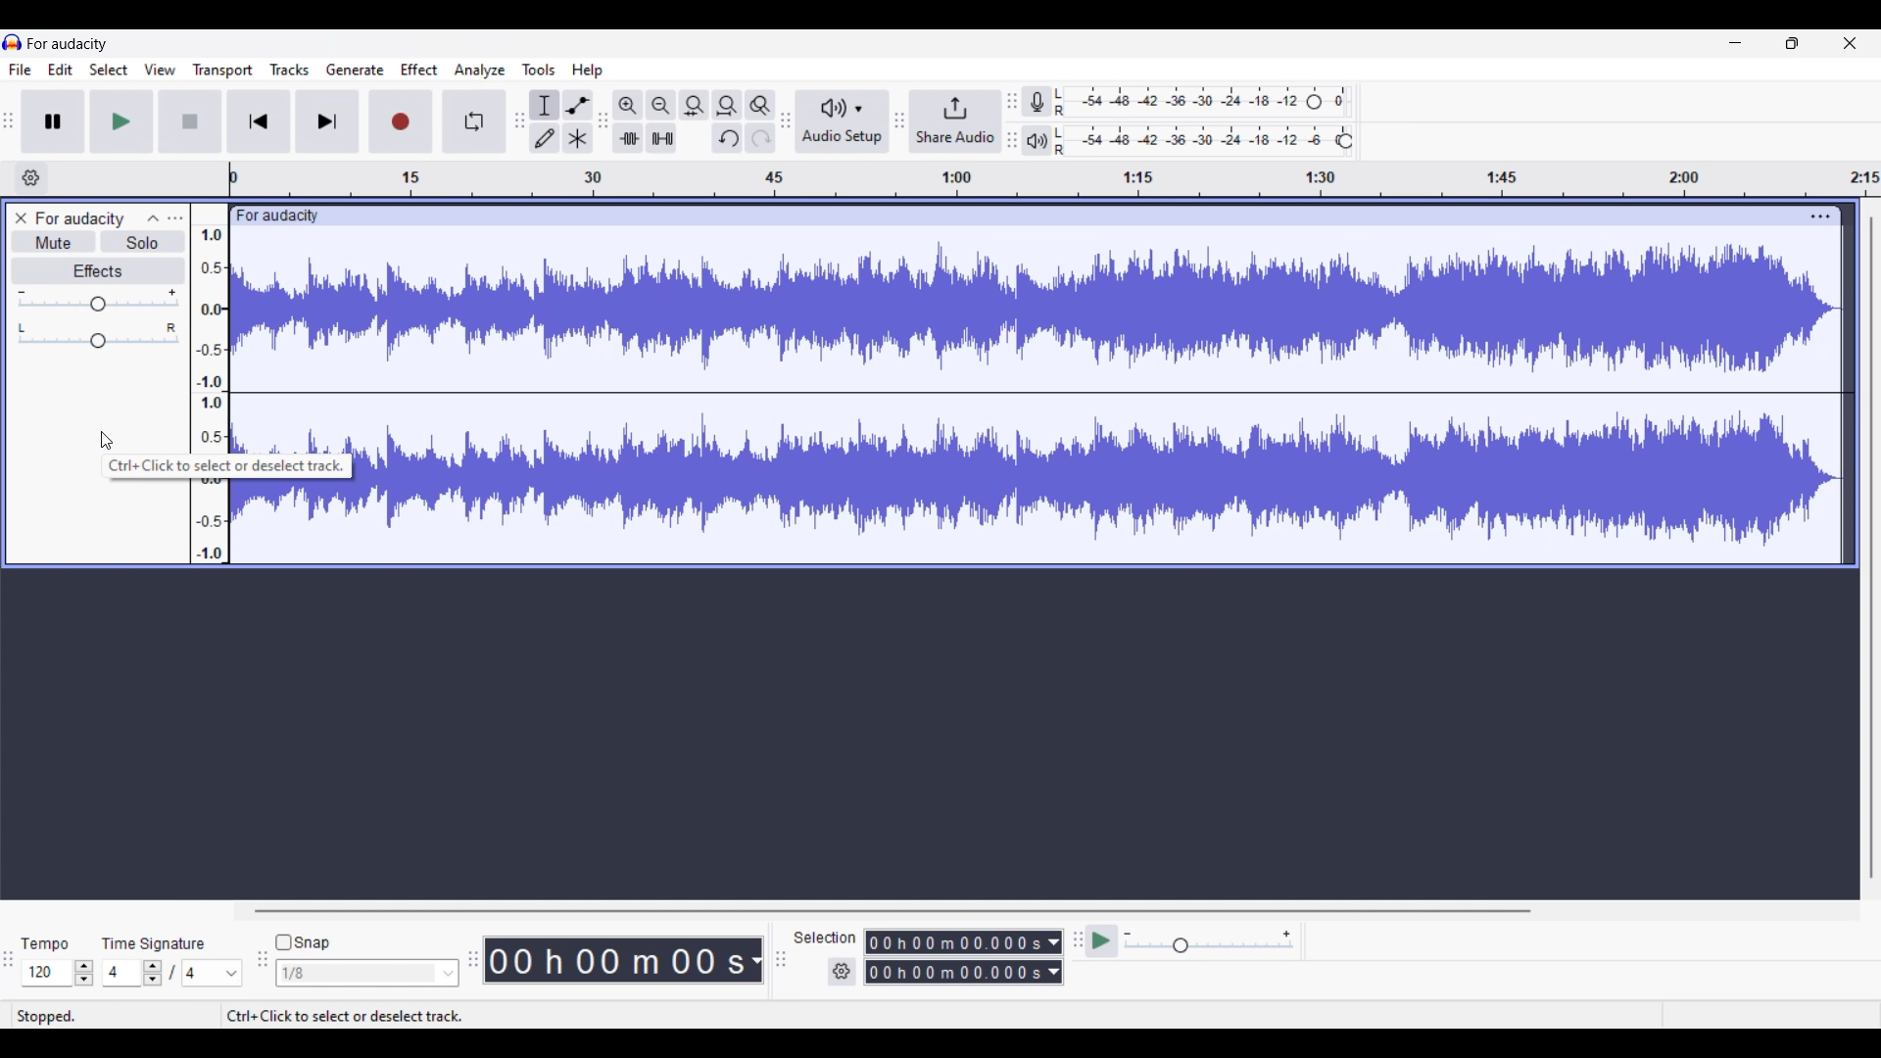  I want to click on Cursor, so click(108, 441).